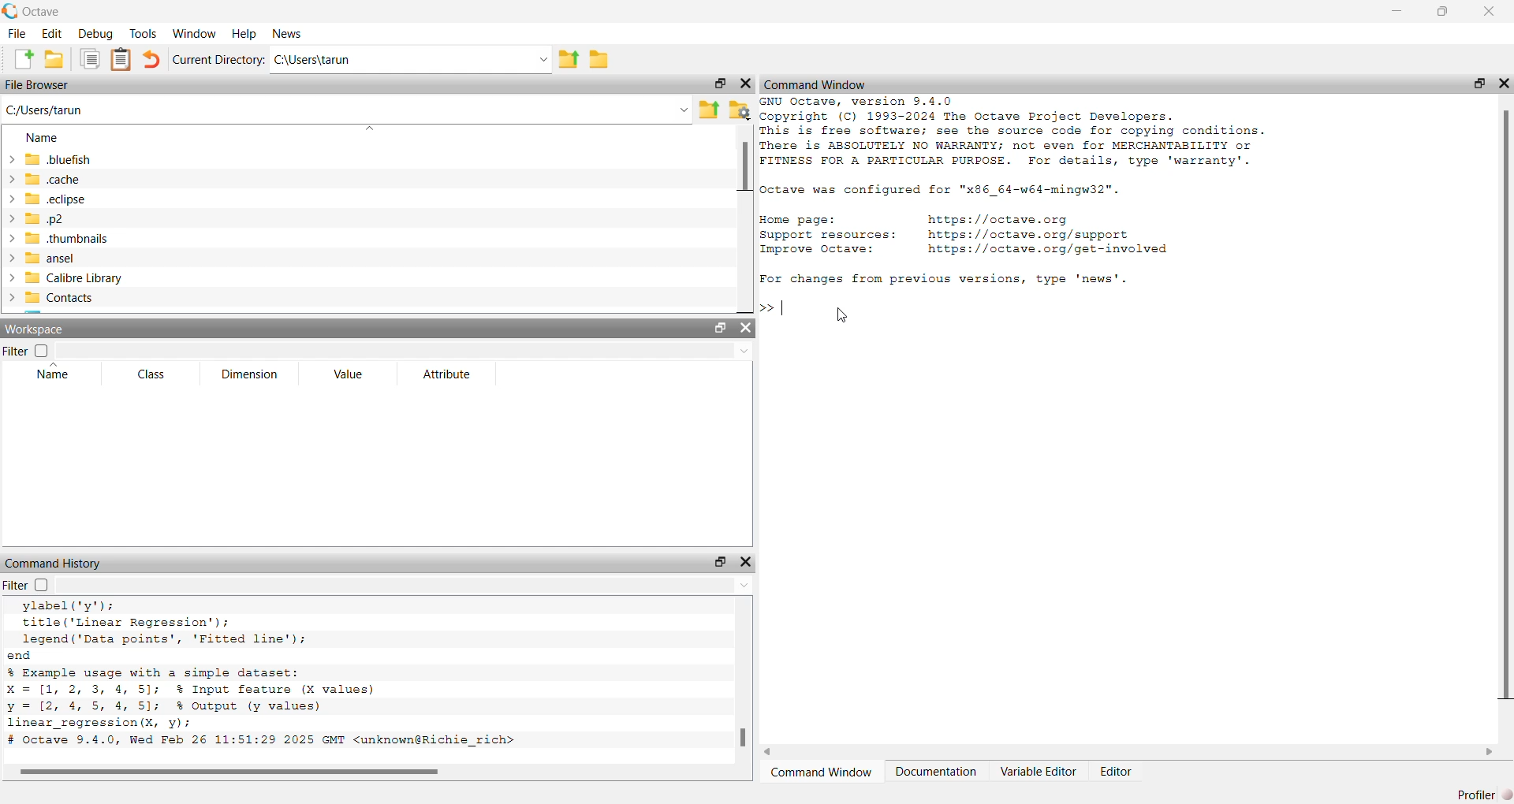 Image resolution: width=1514 pixels, height=804 pixels. What do you see at coordinates (50, 9) in the screenshot?
I see `octave` at bounding box center [50, 9].